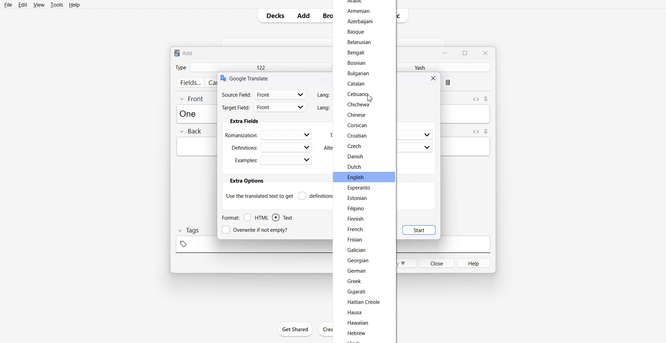  Describe the element at coordinates (359, 104) in the screenshot. I see `Chichewa` at that location.